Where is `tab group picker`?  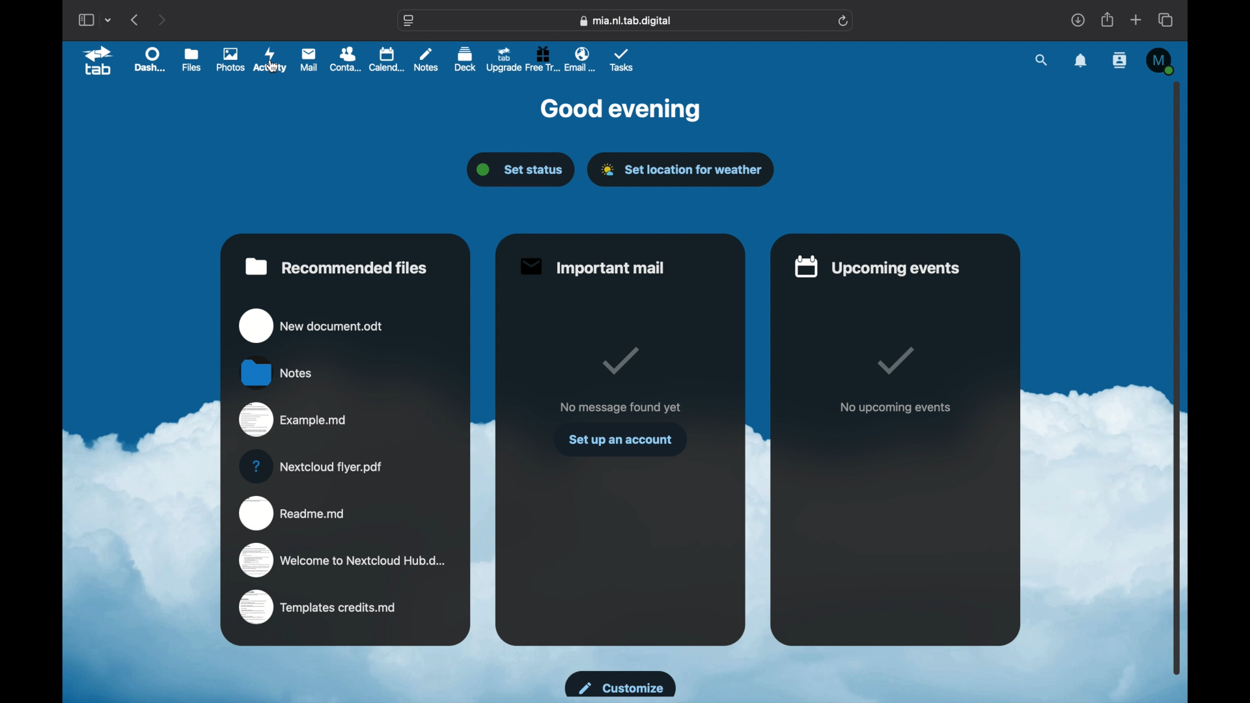 tab group picker is located at coordinates (109, 20).